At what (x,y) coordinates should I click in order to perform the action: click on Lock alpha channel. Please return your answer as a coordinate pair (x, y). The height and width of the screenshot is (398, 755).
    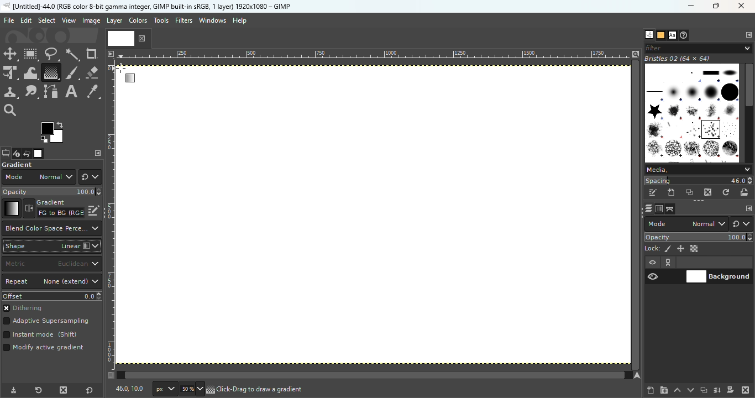
    Looking at the image, I should click on (695, 249).